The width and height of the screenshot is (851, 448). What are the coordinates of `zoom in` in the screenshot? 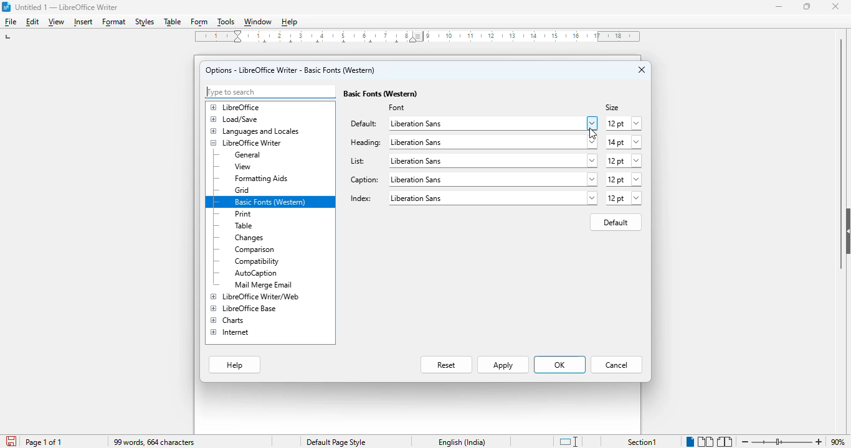 It's located at (820, 441).